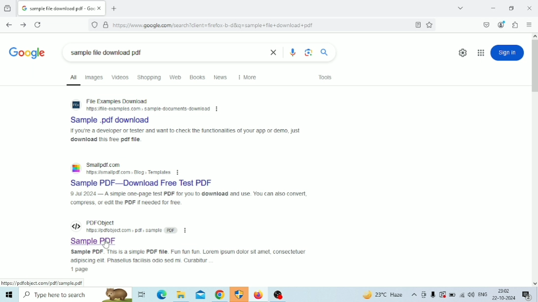  I want to click on website logo, so click(76, 226).